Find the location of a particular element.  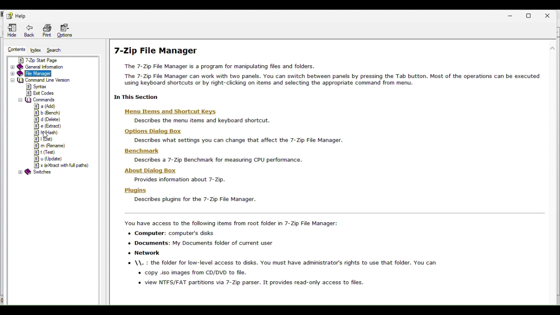

a(add) is located at coordinates (45, 106).